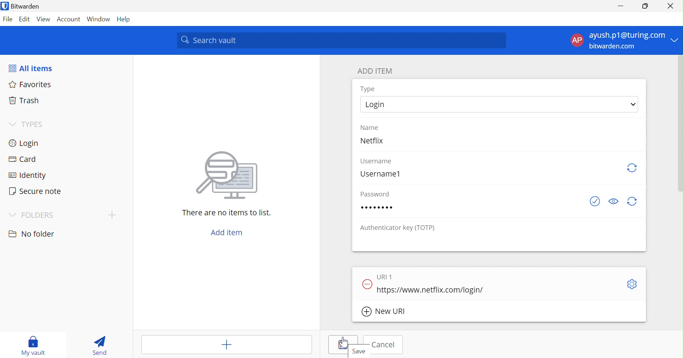 The width and height of the screenshot is (683, 358). I want to click on Close, so click(670, 6).